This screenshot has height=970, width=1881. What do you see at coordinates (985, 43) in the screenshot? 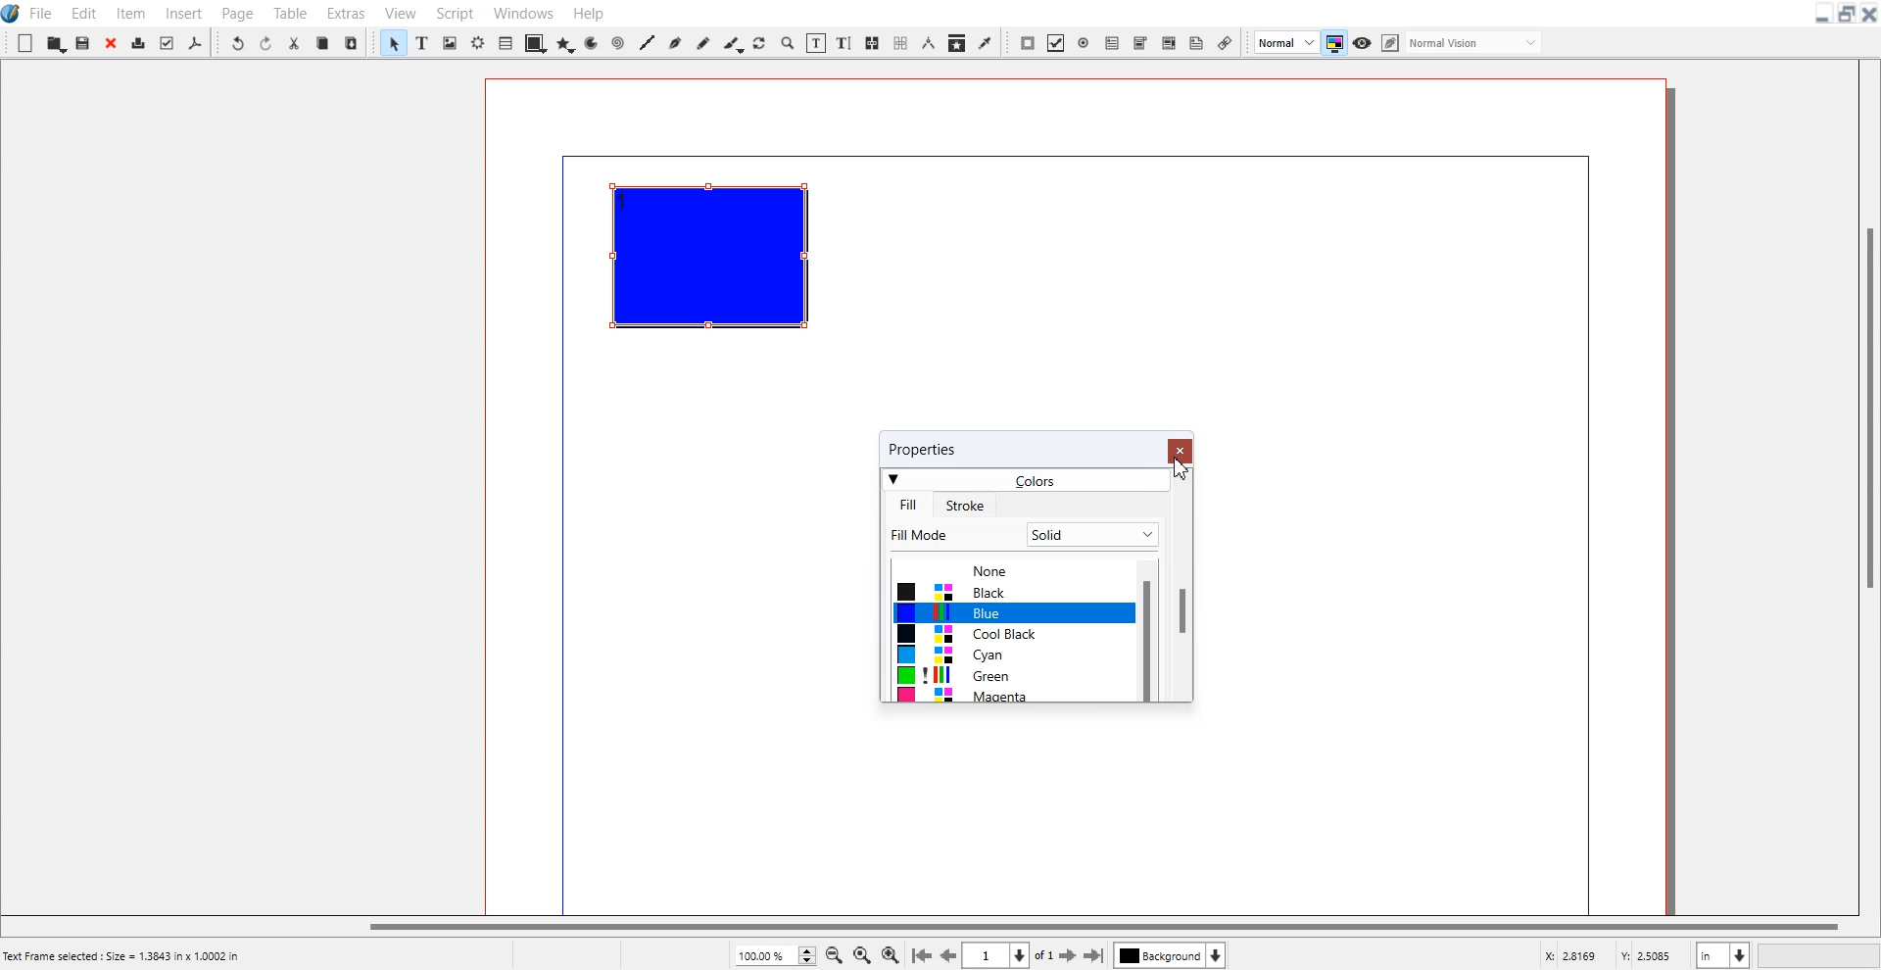
I see `Eye Dropper` at bounding box center [985, 43].